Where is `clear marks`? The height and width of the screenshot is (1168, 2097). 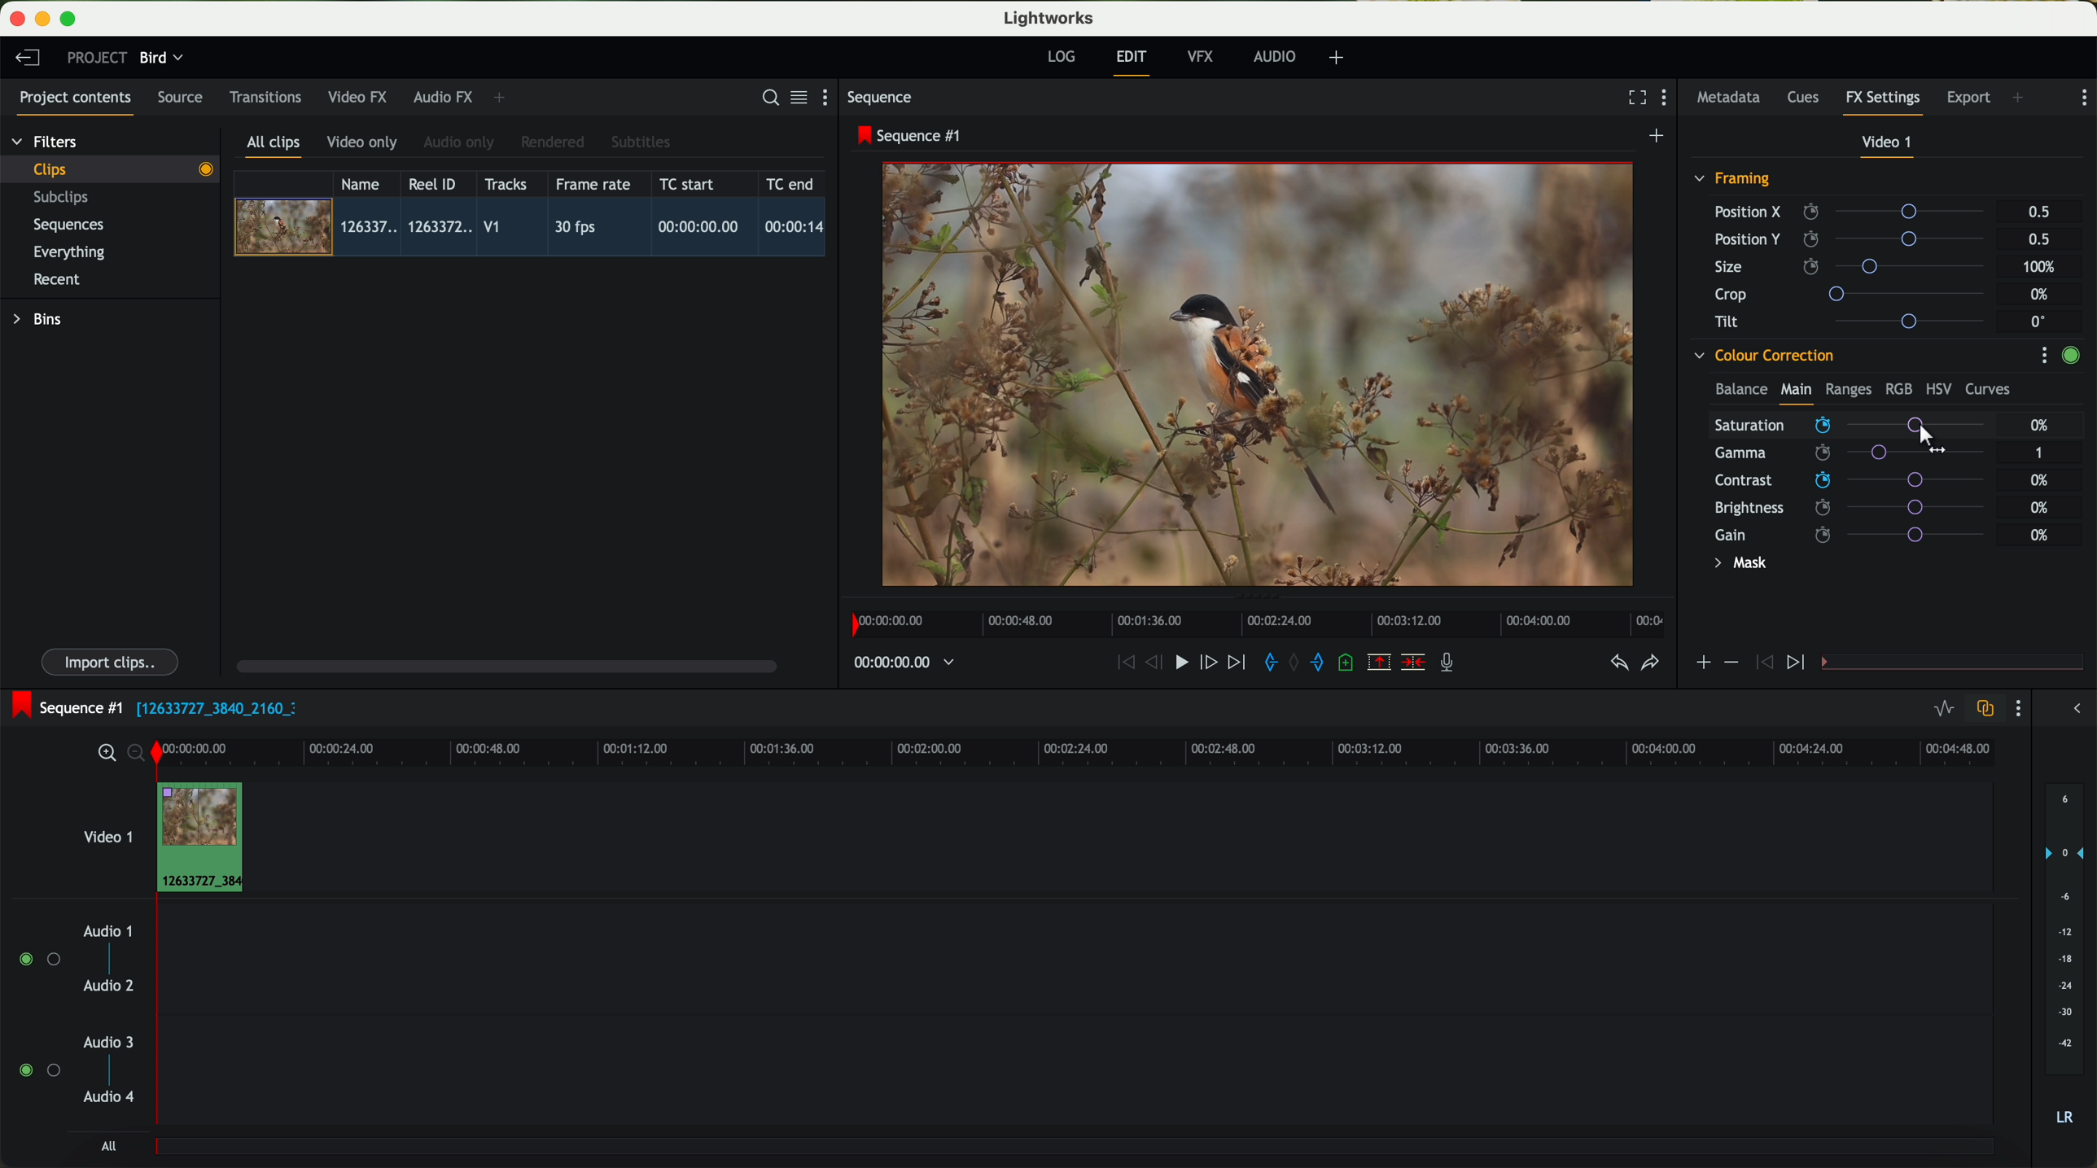 clear marks is located at coordinates (1295, 663).